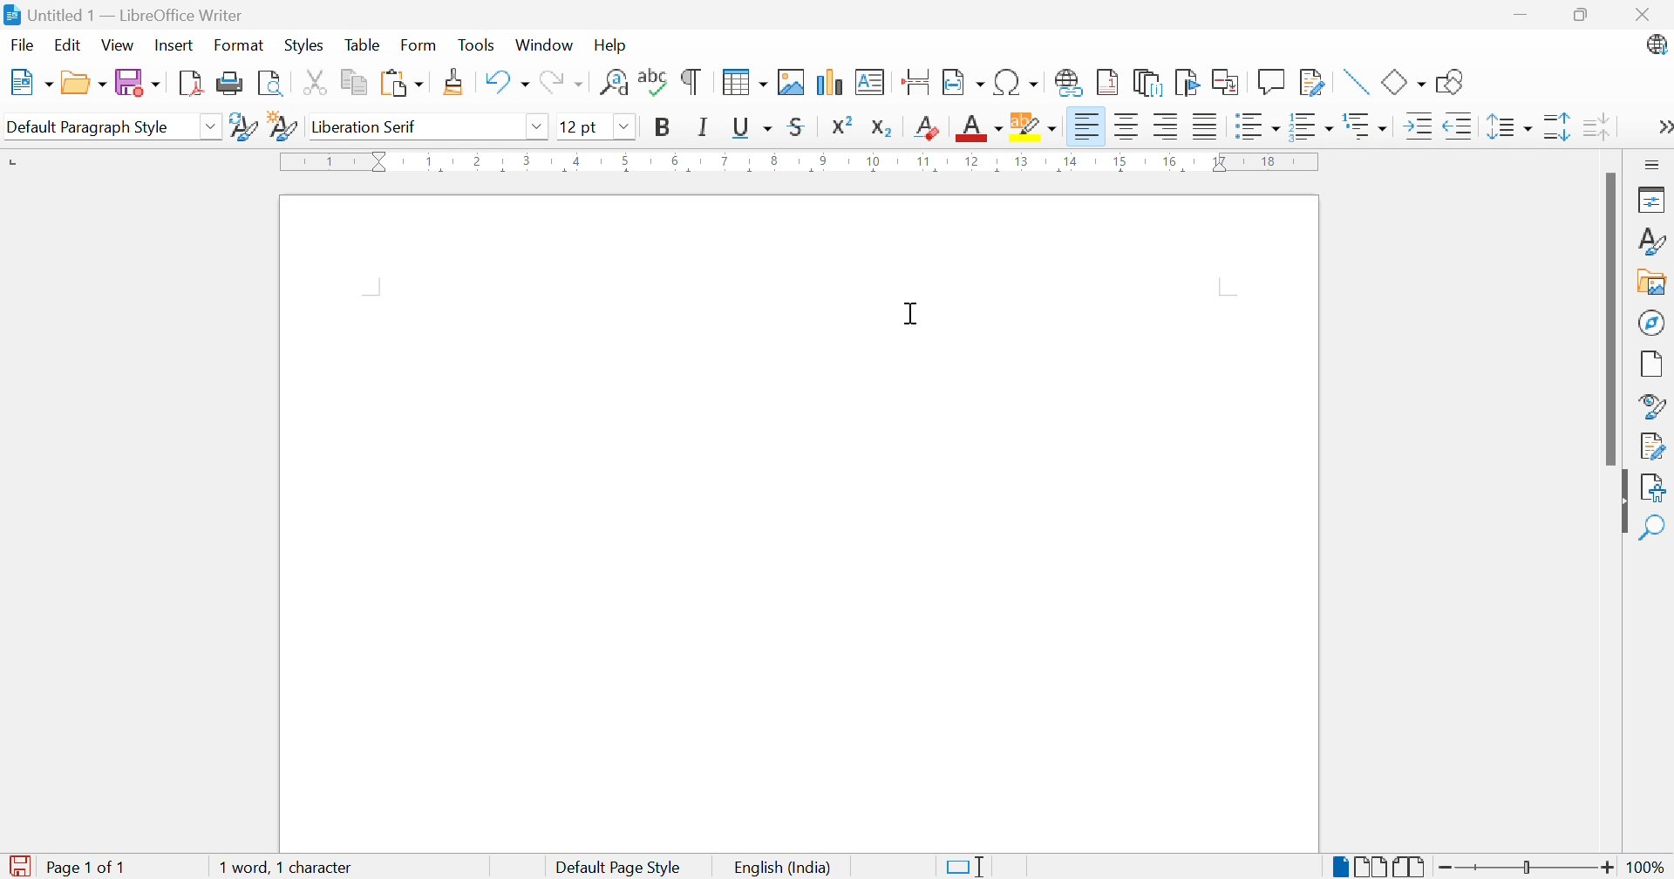 This screenshot has height=879, width=1674. I want to click on Save, so click(139, 82).